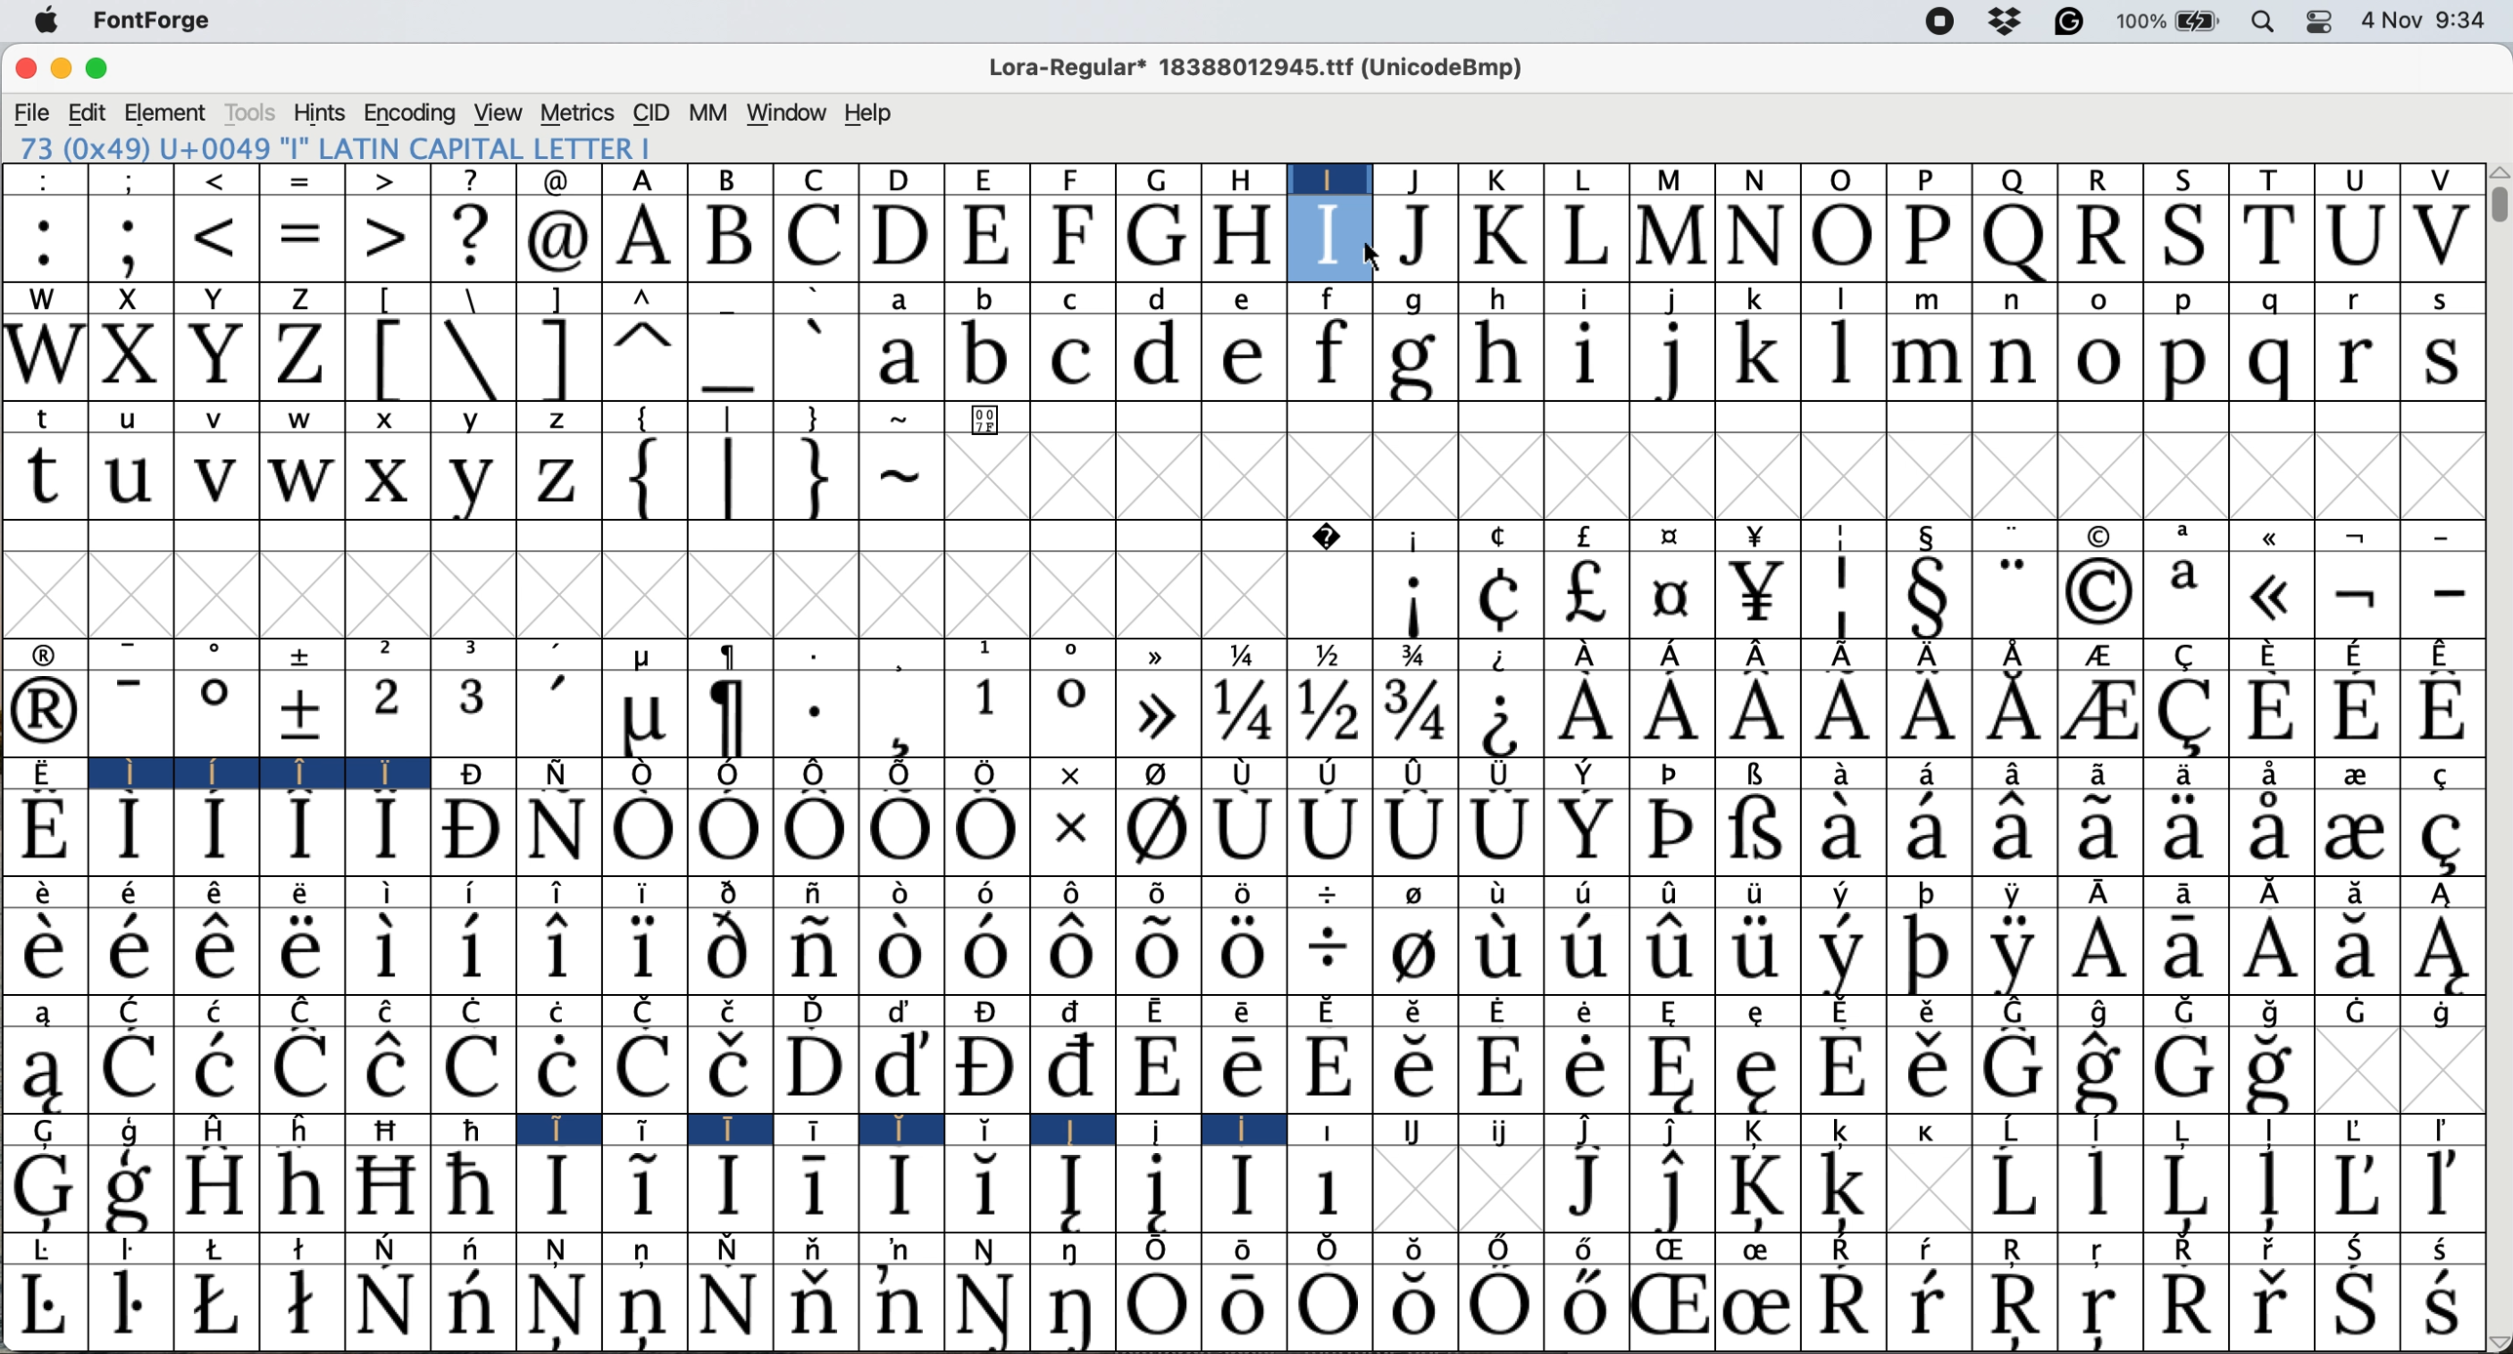  Describe the element at coordinates (2272, 650) in the screenshot. I see `Symbol` at that location.